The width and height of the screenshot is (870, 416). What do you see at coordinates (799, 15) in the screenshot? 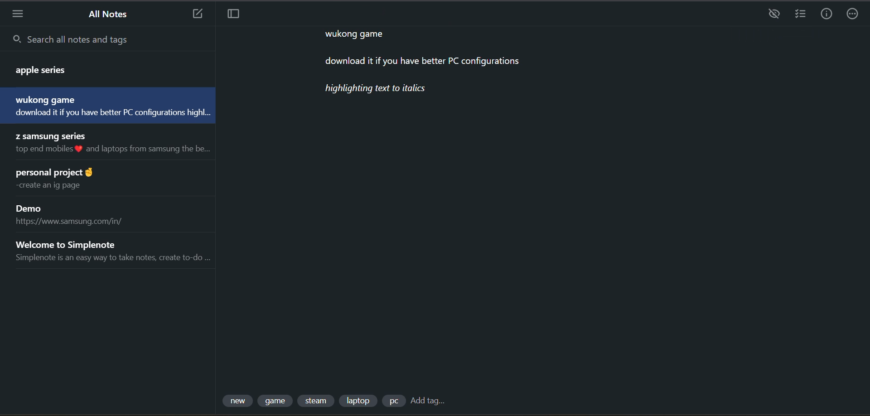
I see `insert checklist` at bounding box center [799, 15].